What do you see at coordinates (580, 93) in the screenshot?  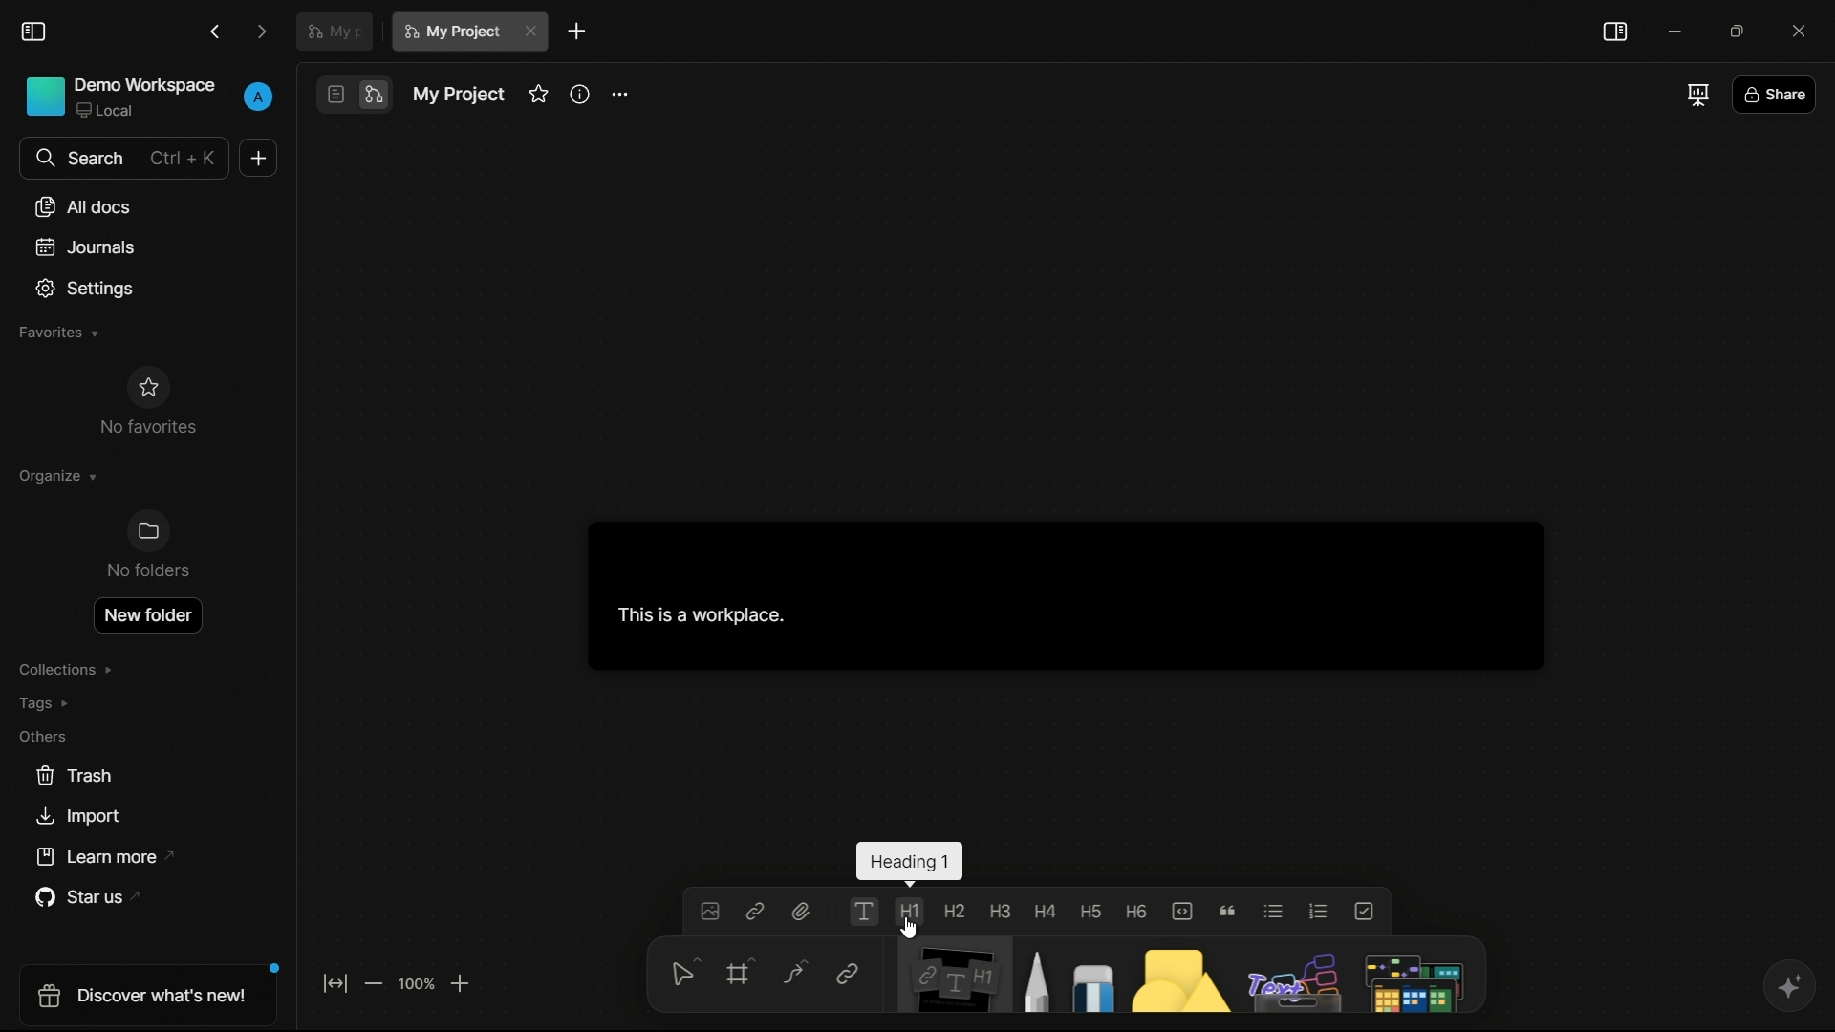 I see `info` at bounding box center [580, 93].